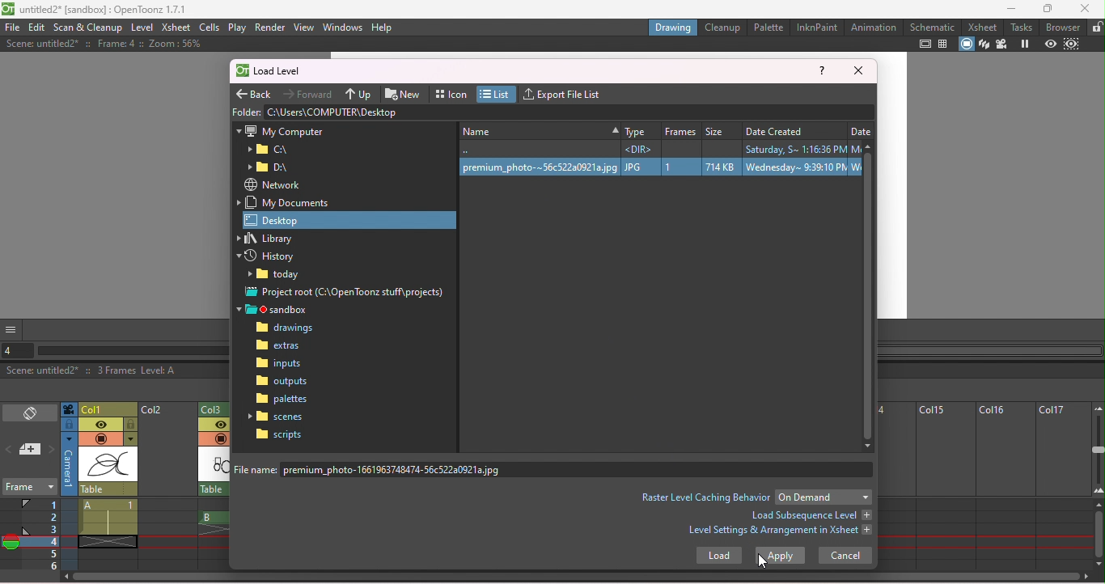 This screenshot has height=584, width=1105. What do you see at coordinates (1099, 449) in the screenshot?
I see `zoom in/out` at bounding box center [1099, 449].